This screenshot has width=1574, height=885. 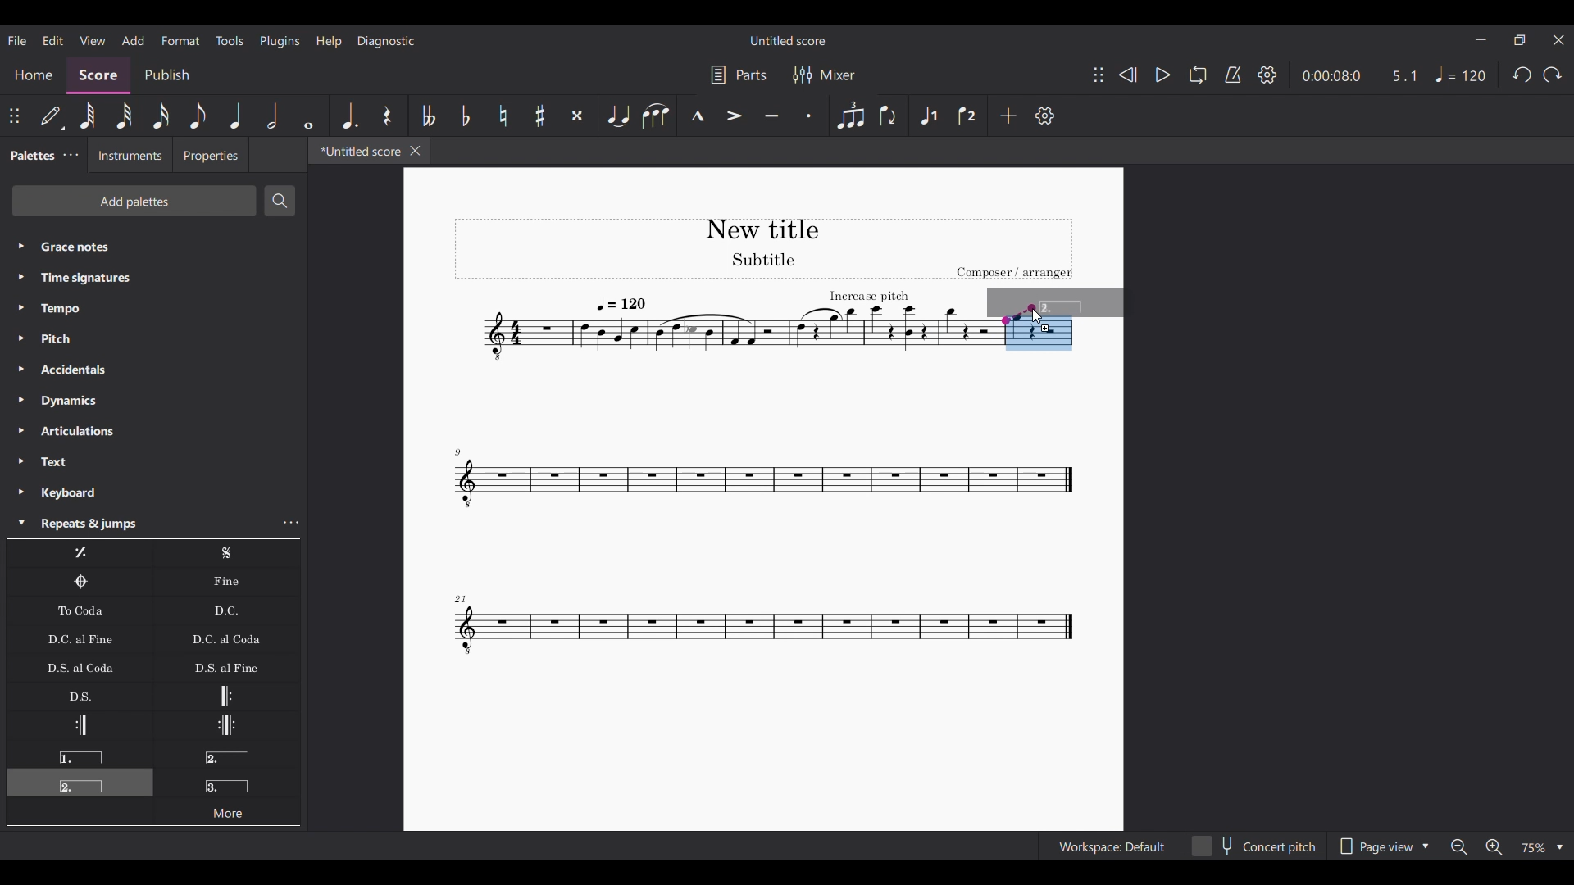 What do you see at coordinates (1552, 75) in the screenshot?
I see `Redo` at bounding box center [1552, 75].